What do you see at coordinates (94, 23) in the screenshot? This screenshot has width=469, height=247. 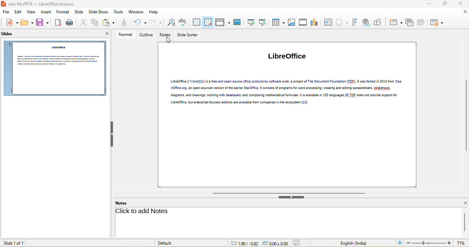 I see `copy` at bounding box center [94, 23].